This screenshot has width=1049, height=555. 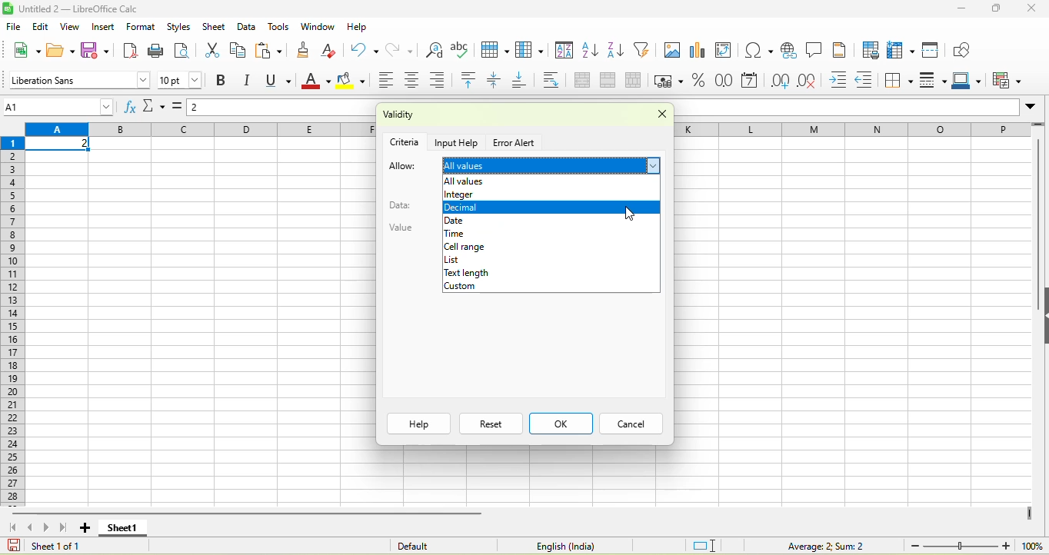 I want to click on row, so click(x=497, y=50).